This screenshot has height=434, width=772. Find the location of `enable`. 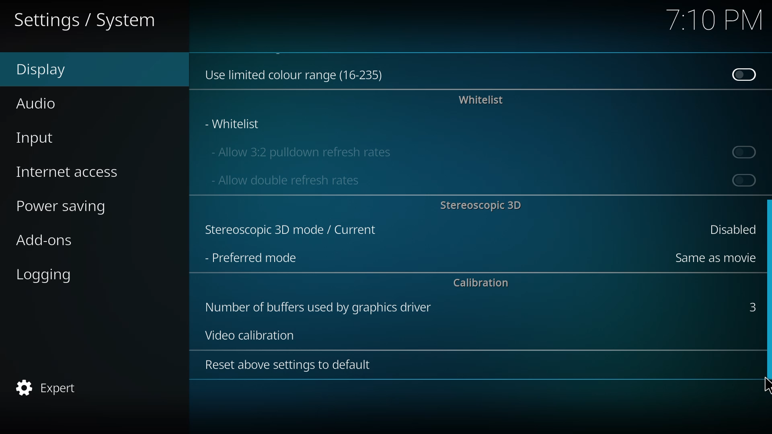

enable is located at coordinates (745, 151).